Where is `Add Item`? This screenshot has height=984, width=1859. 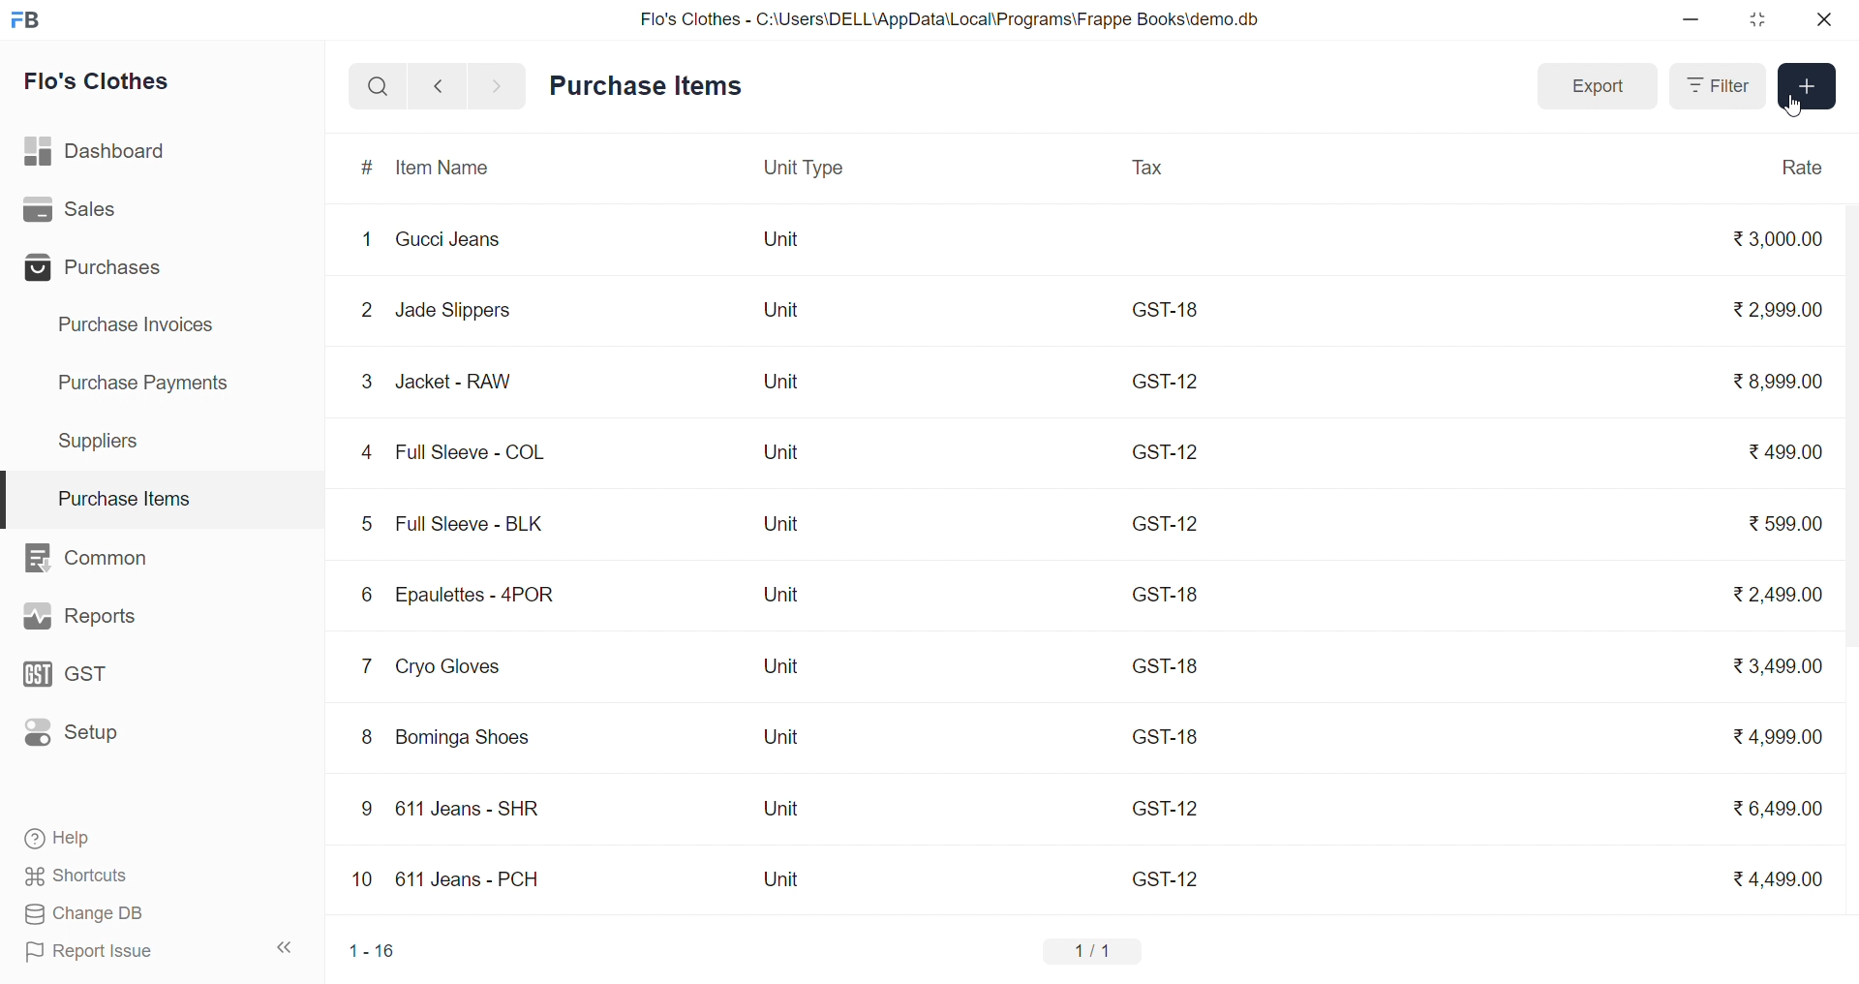
Add Item is located at coordinates (1802, 87).